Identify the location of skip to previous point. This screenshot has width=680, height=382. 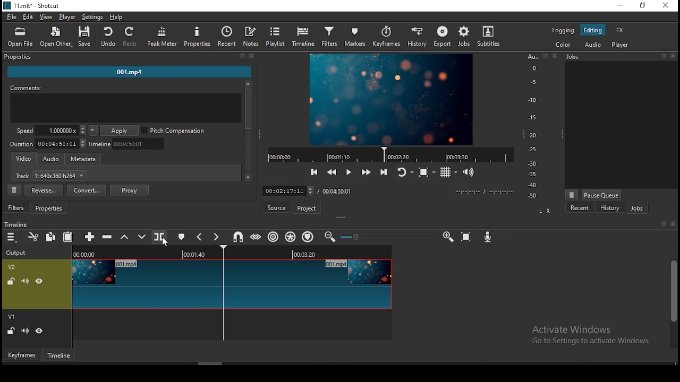
(314, 171).